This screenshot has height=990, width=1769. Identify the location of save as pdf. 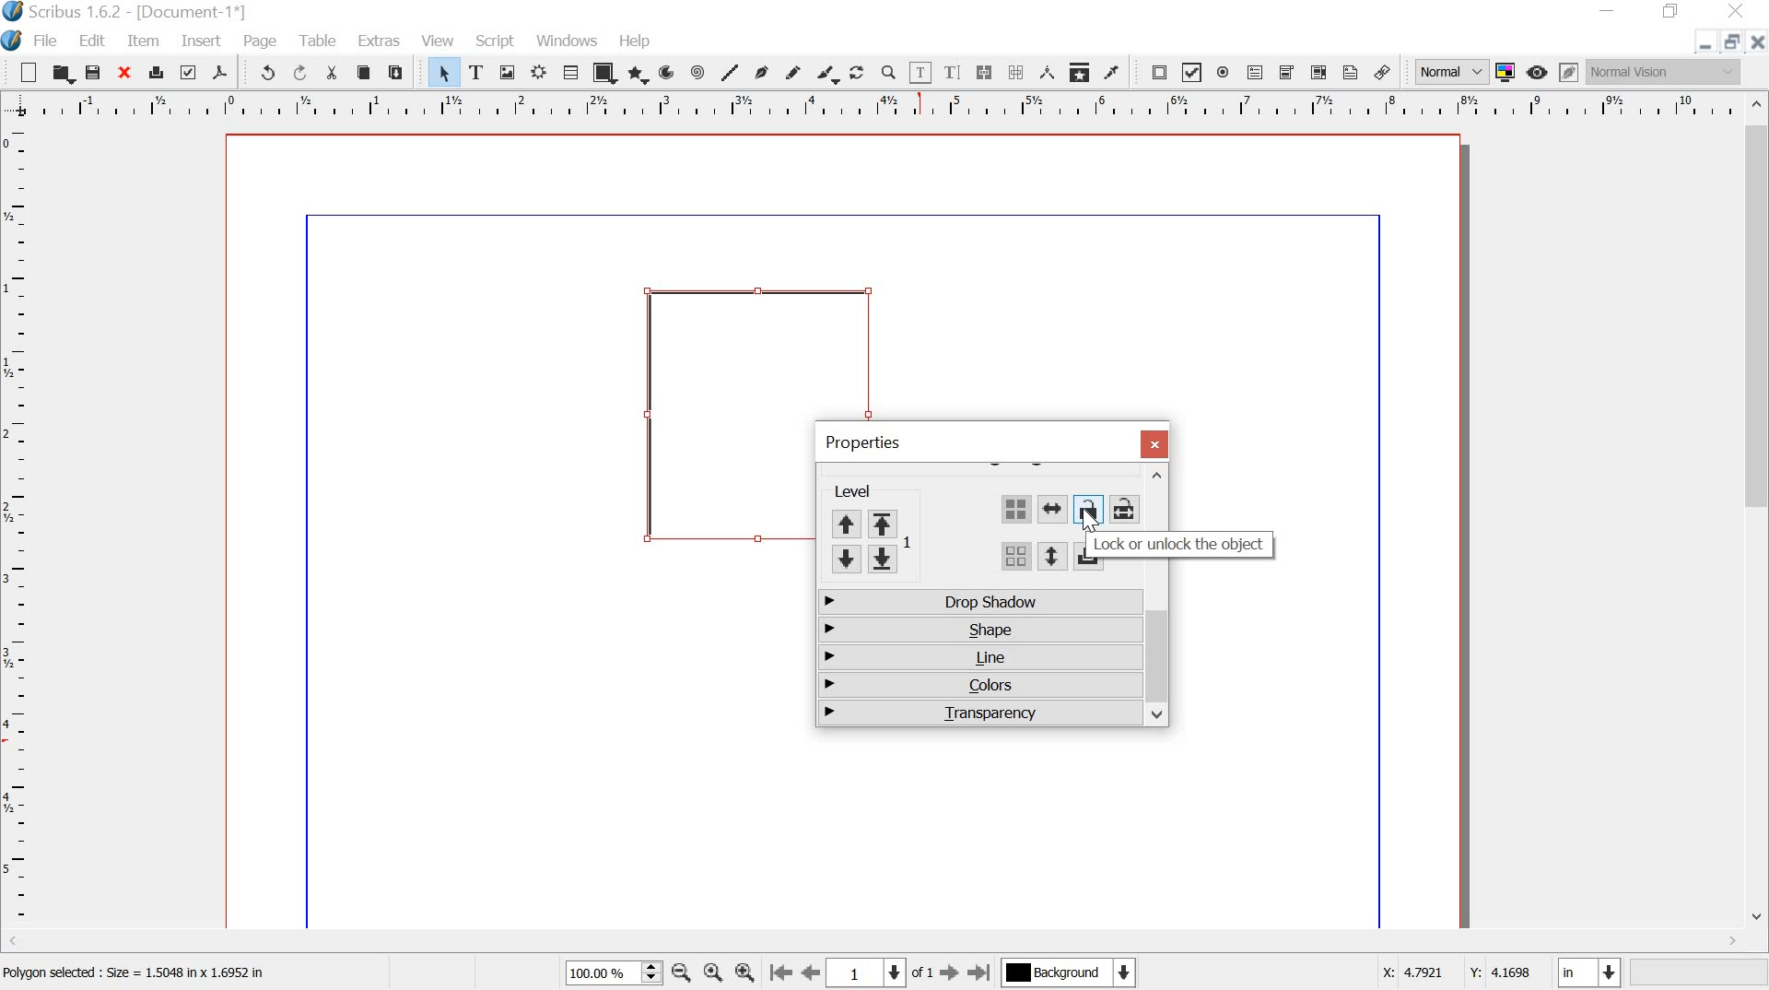
(223, 73).